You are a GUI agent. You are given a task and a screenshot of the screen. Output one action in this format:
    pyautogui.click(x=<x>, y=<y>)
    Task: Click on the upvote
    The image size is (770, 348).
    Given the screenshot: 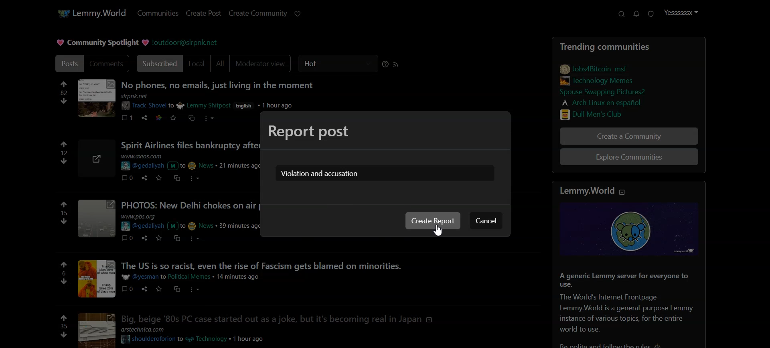 What is the action you would take?
    pyautogui.click(x=64, y=317)
    